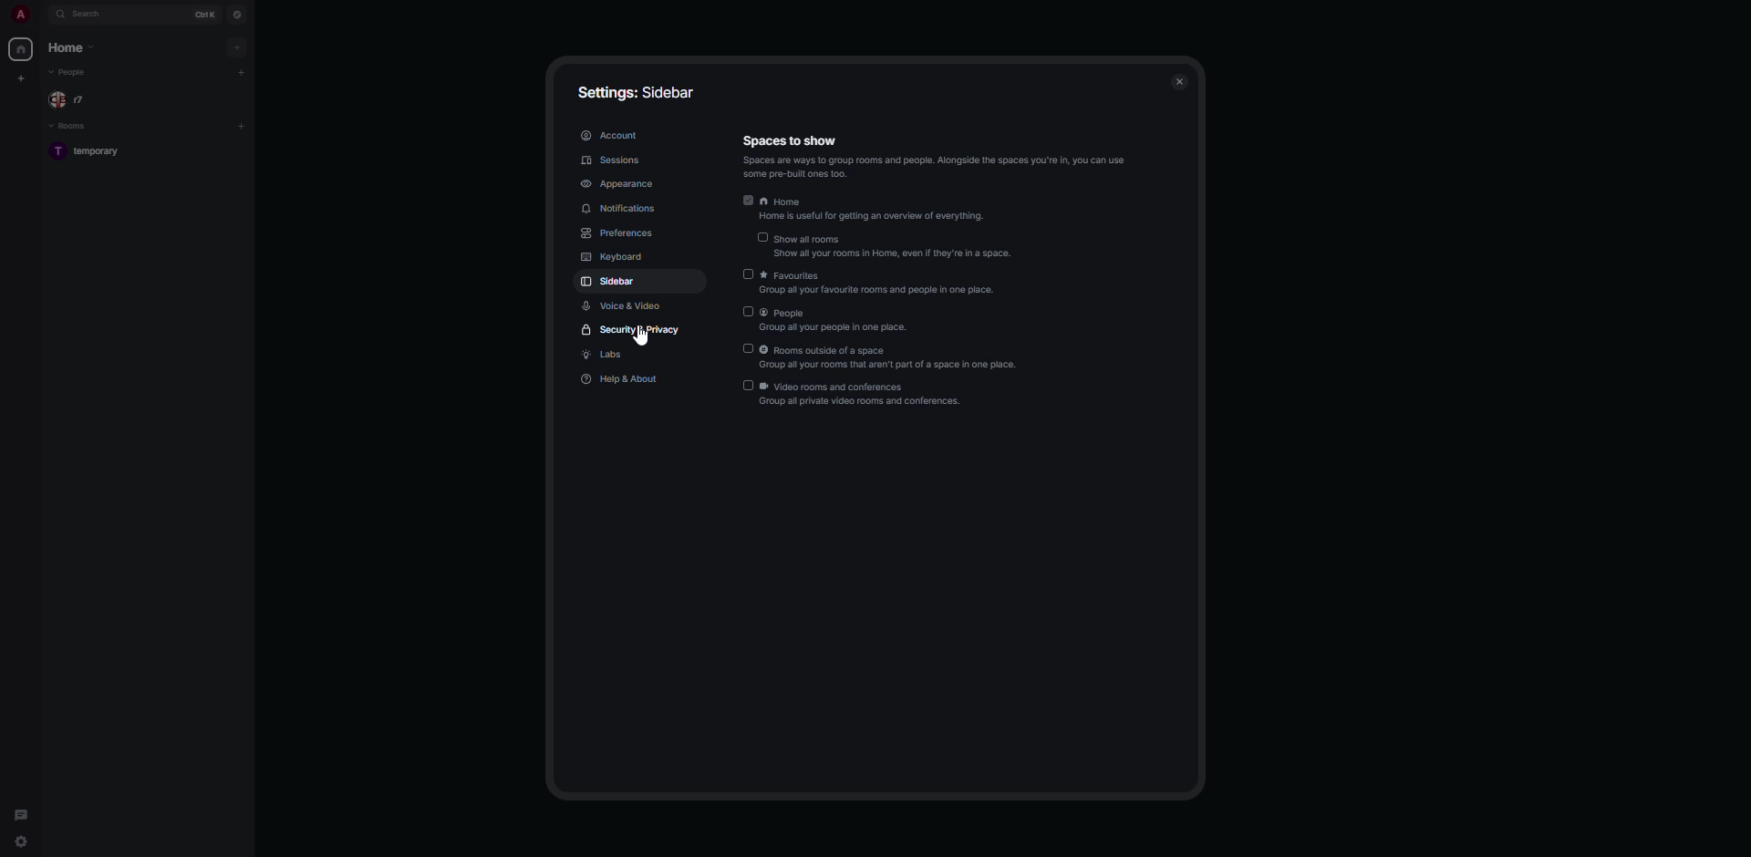 This screenshot has width=1751, height=857. Describe the element at coordinates (88, 15) in the screenshot. I see `search` at that location.